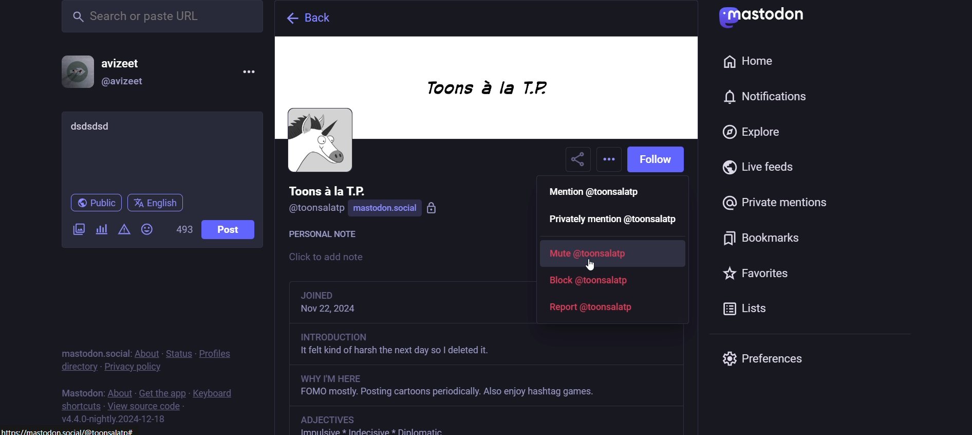 Image resolution: width=972 pixels, height=435 pixels. What do you see at coordinates (148, 407) in the screenshot?
I see `view source code` at bounding box center [148, 407].